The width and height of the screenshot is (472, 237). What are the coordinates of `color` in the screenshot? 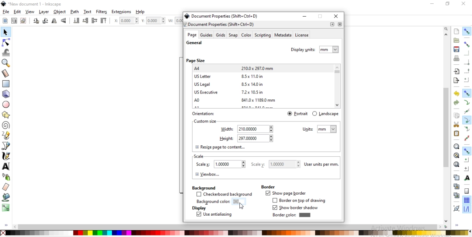 It's located at (246, 36).